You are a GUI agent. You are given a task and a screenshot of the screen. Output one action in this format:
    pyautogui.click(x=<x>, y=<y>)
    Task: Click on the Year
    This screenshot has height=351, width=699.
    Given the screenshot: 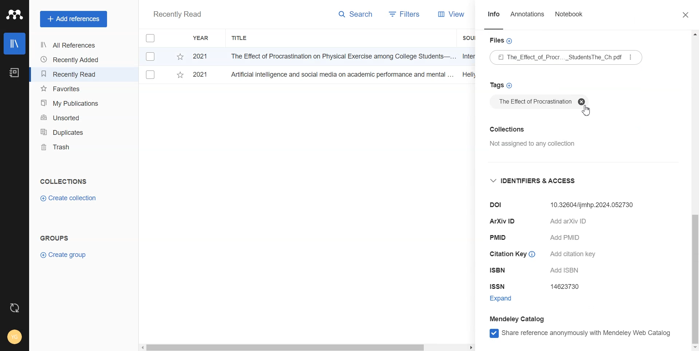 What is the action you would take?
    pyautogui.click(x=202, y=38)
    